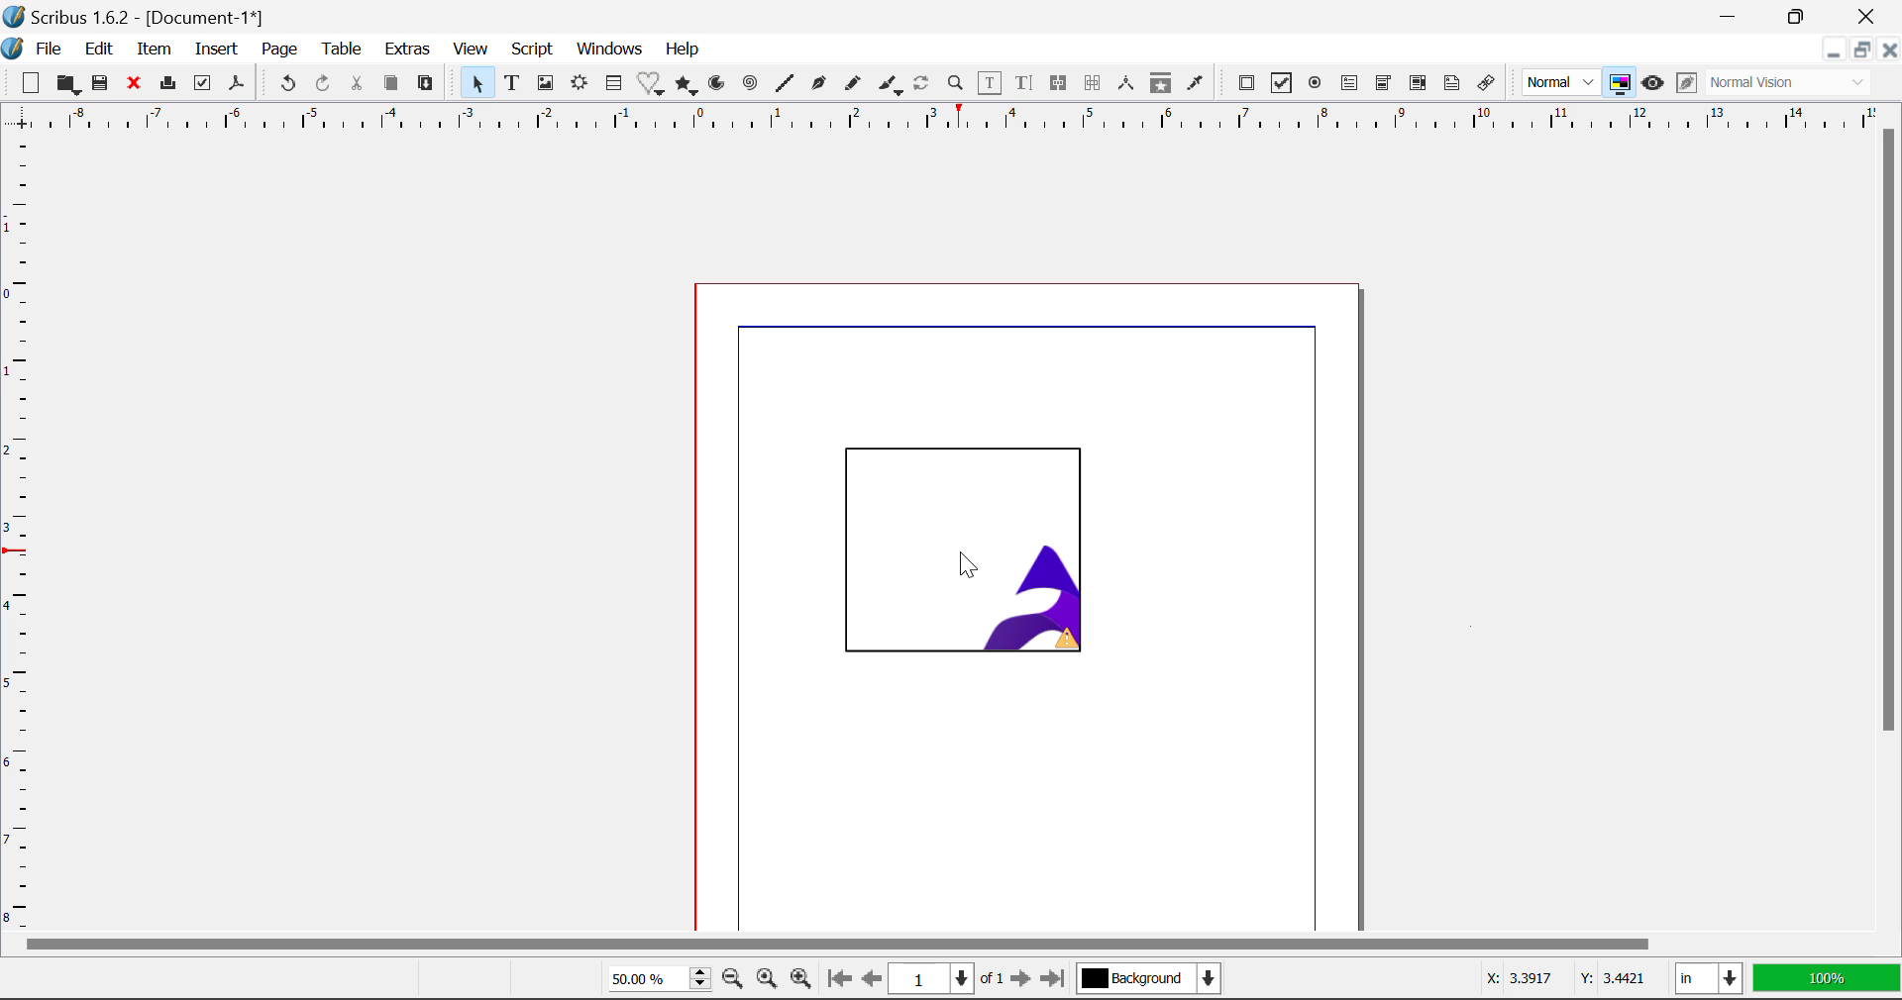 The width and height of the screenshot is (1902, 1000). What do you see at coordinates (343, 52) in the screenshot?
I see `Table` at bounding box center [343, 52].